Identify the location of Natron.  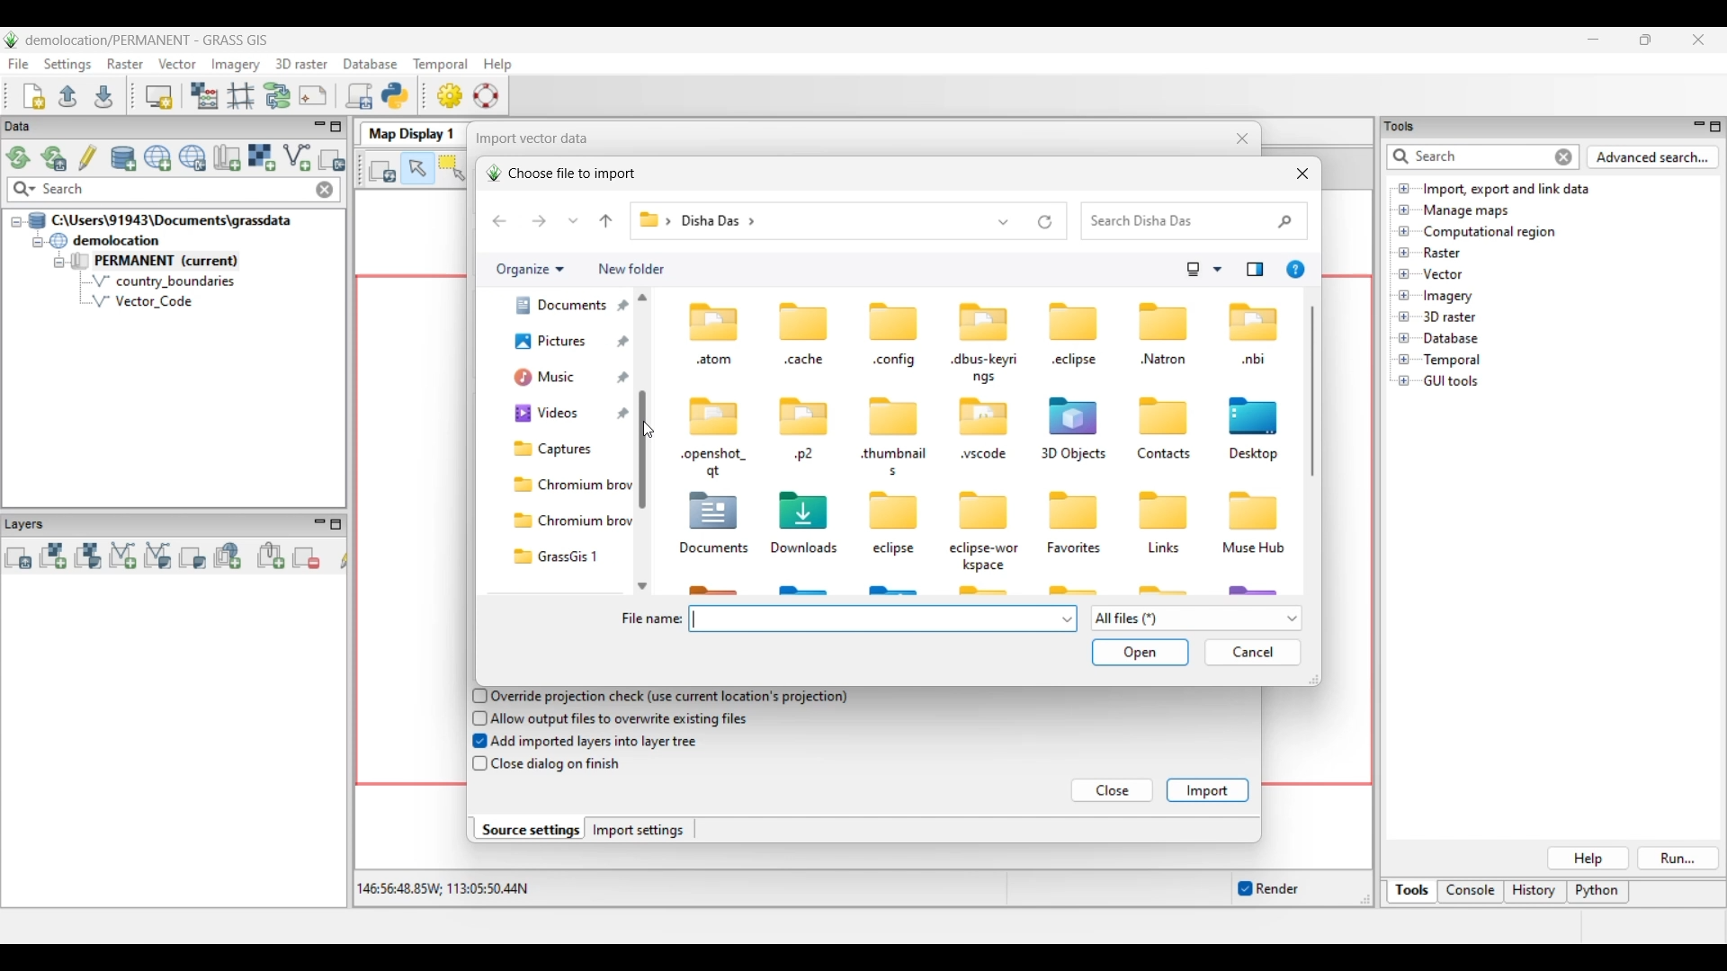
(1163, 359).